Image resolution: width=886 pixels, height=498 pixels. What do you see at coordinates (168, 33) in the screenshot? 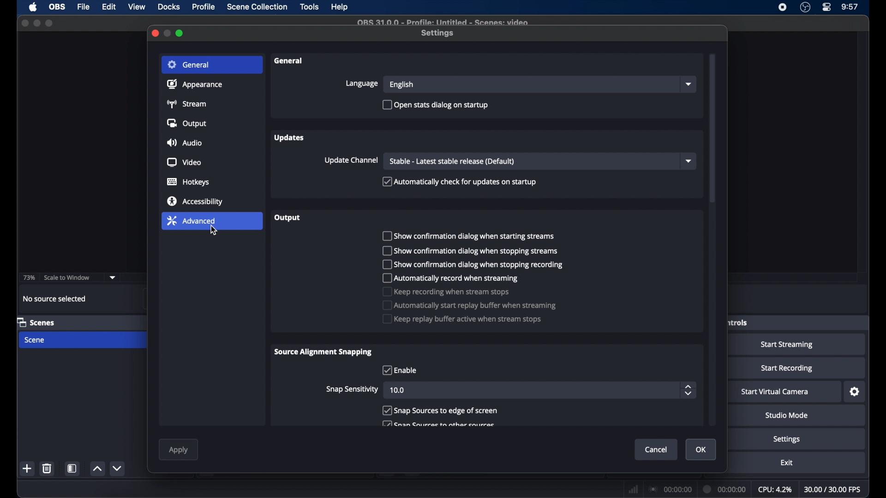
I see `minimize` at bounding box center [168, 33].